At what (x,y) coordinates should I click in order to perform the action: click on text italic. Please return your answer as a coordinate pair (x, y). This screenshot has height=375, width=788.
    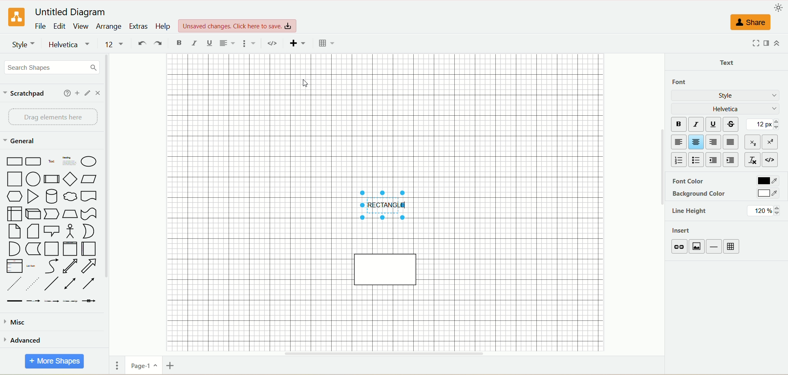
    Looking at the image, I should click on (194, 43).